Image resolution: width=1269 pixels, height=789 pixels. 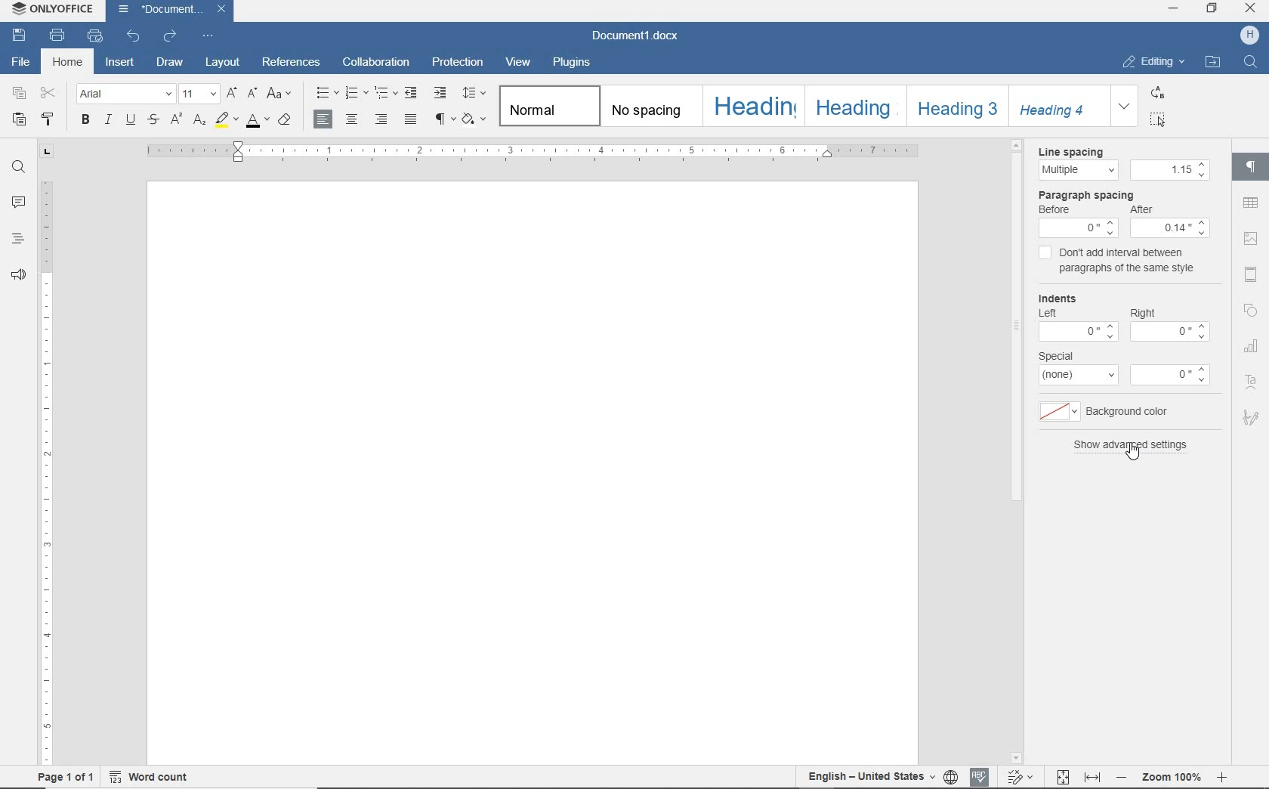 What do you see at coordinates (1251, 345) in the screenshot?
I see `chart` at bounding box center [1251, 345].